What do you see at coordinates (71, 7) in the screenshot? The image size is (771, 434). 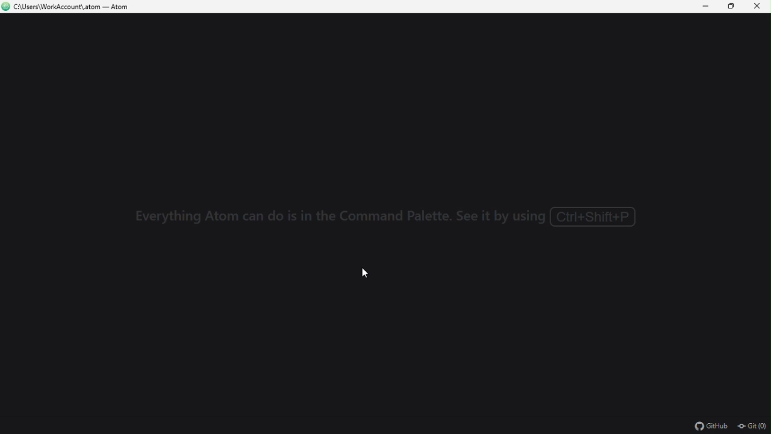 I see `C:\Users\WorkAccount\.atom — Atom` at bounding box center [71, 7].